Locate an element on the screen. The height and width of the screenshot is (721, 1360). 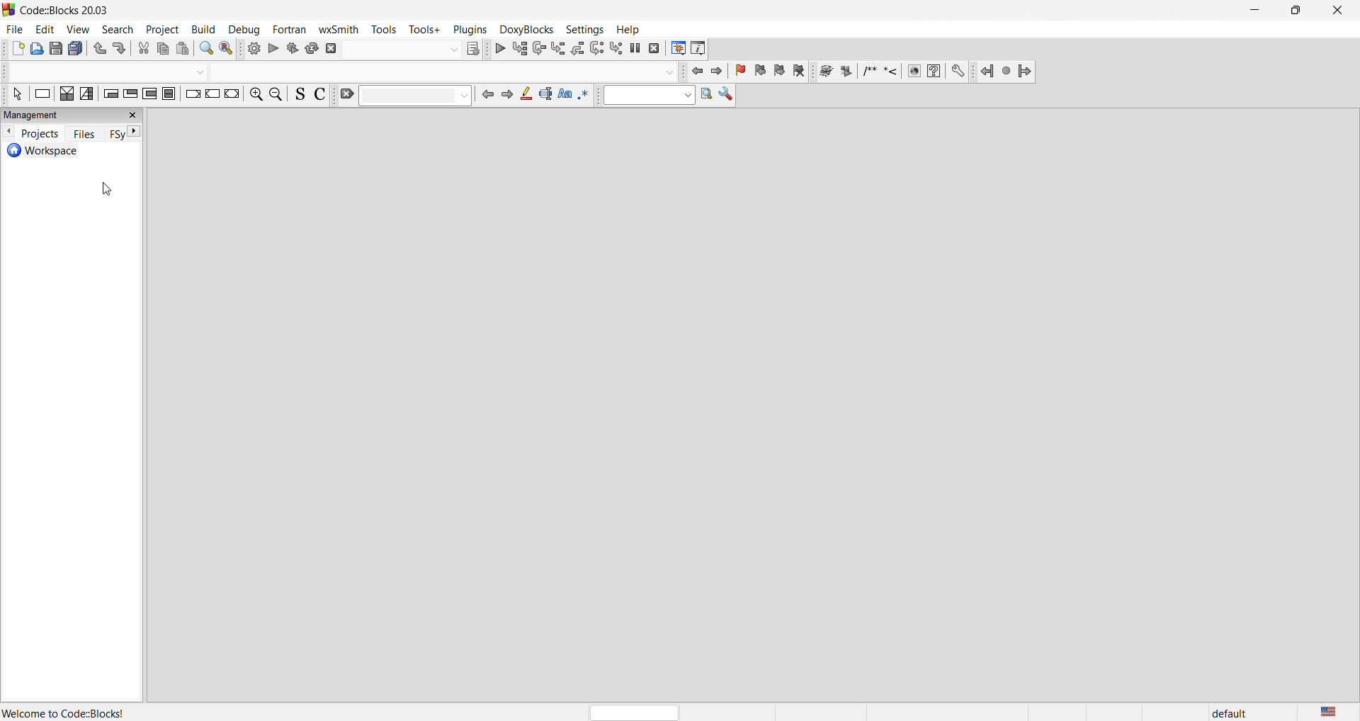
various info is located at coordinates (698, 50).